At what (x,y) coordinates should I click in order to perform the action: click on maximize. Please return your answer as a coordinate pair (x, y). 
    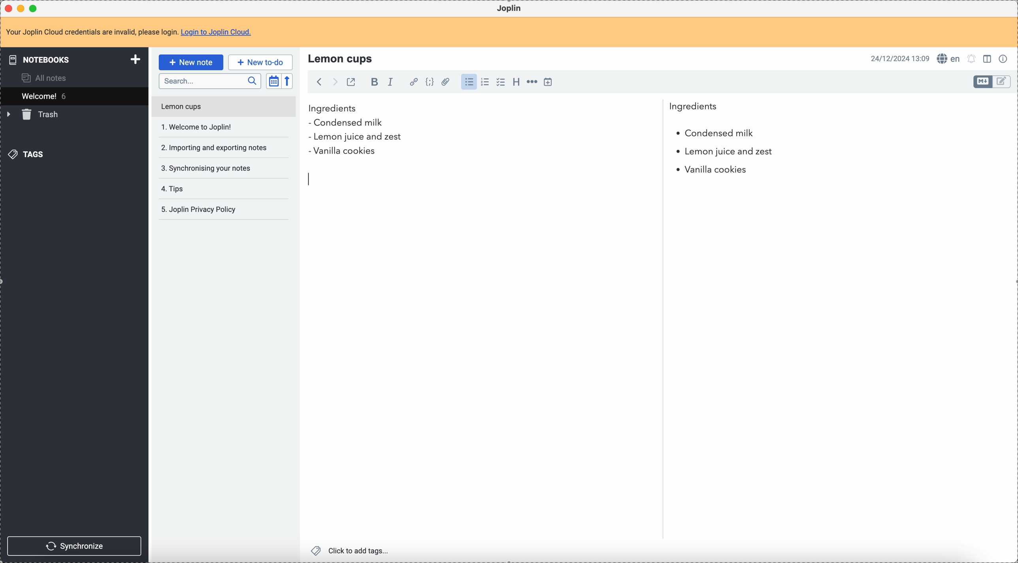
    Looking at the image, I should click on (35, 8).